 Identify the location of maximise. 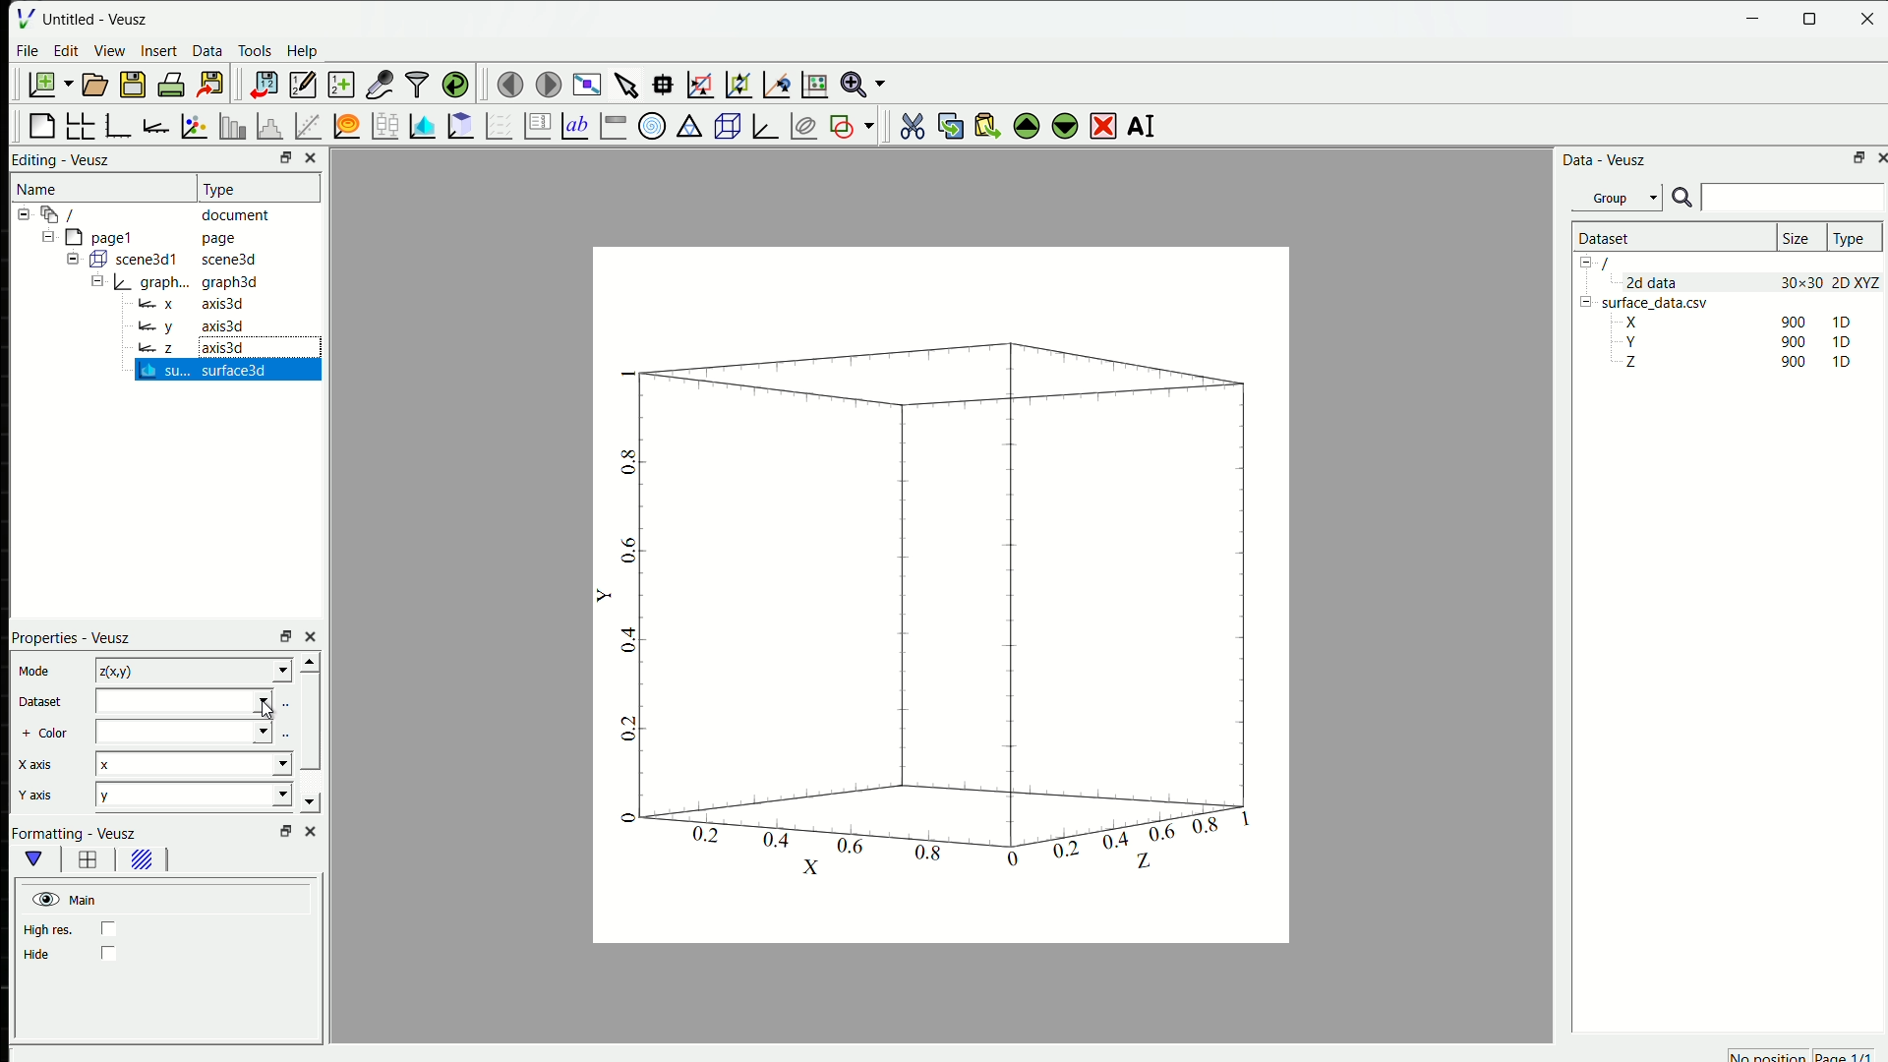
(1810, 19).